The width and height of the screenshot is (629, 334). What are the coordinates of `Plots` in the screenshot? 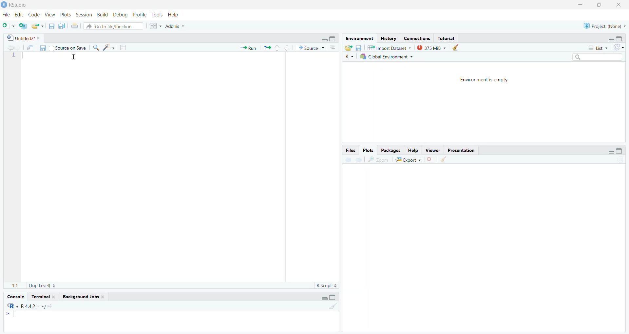 It's located at (65, 15).